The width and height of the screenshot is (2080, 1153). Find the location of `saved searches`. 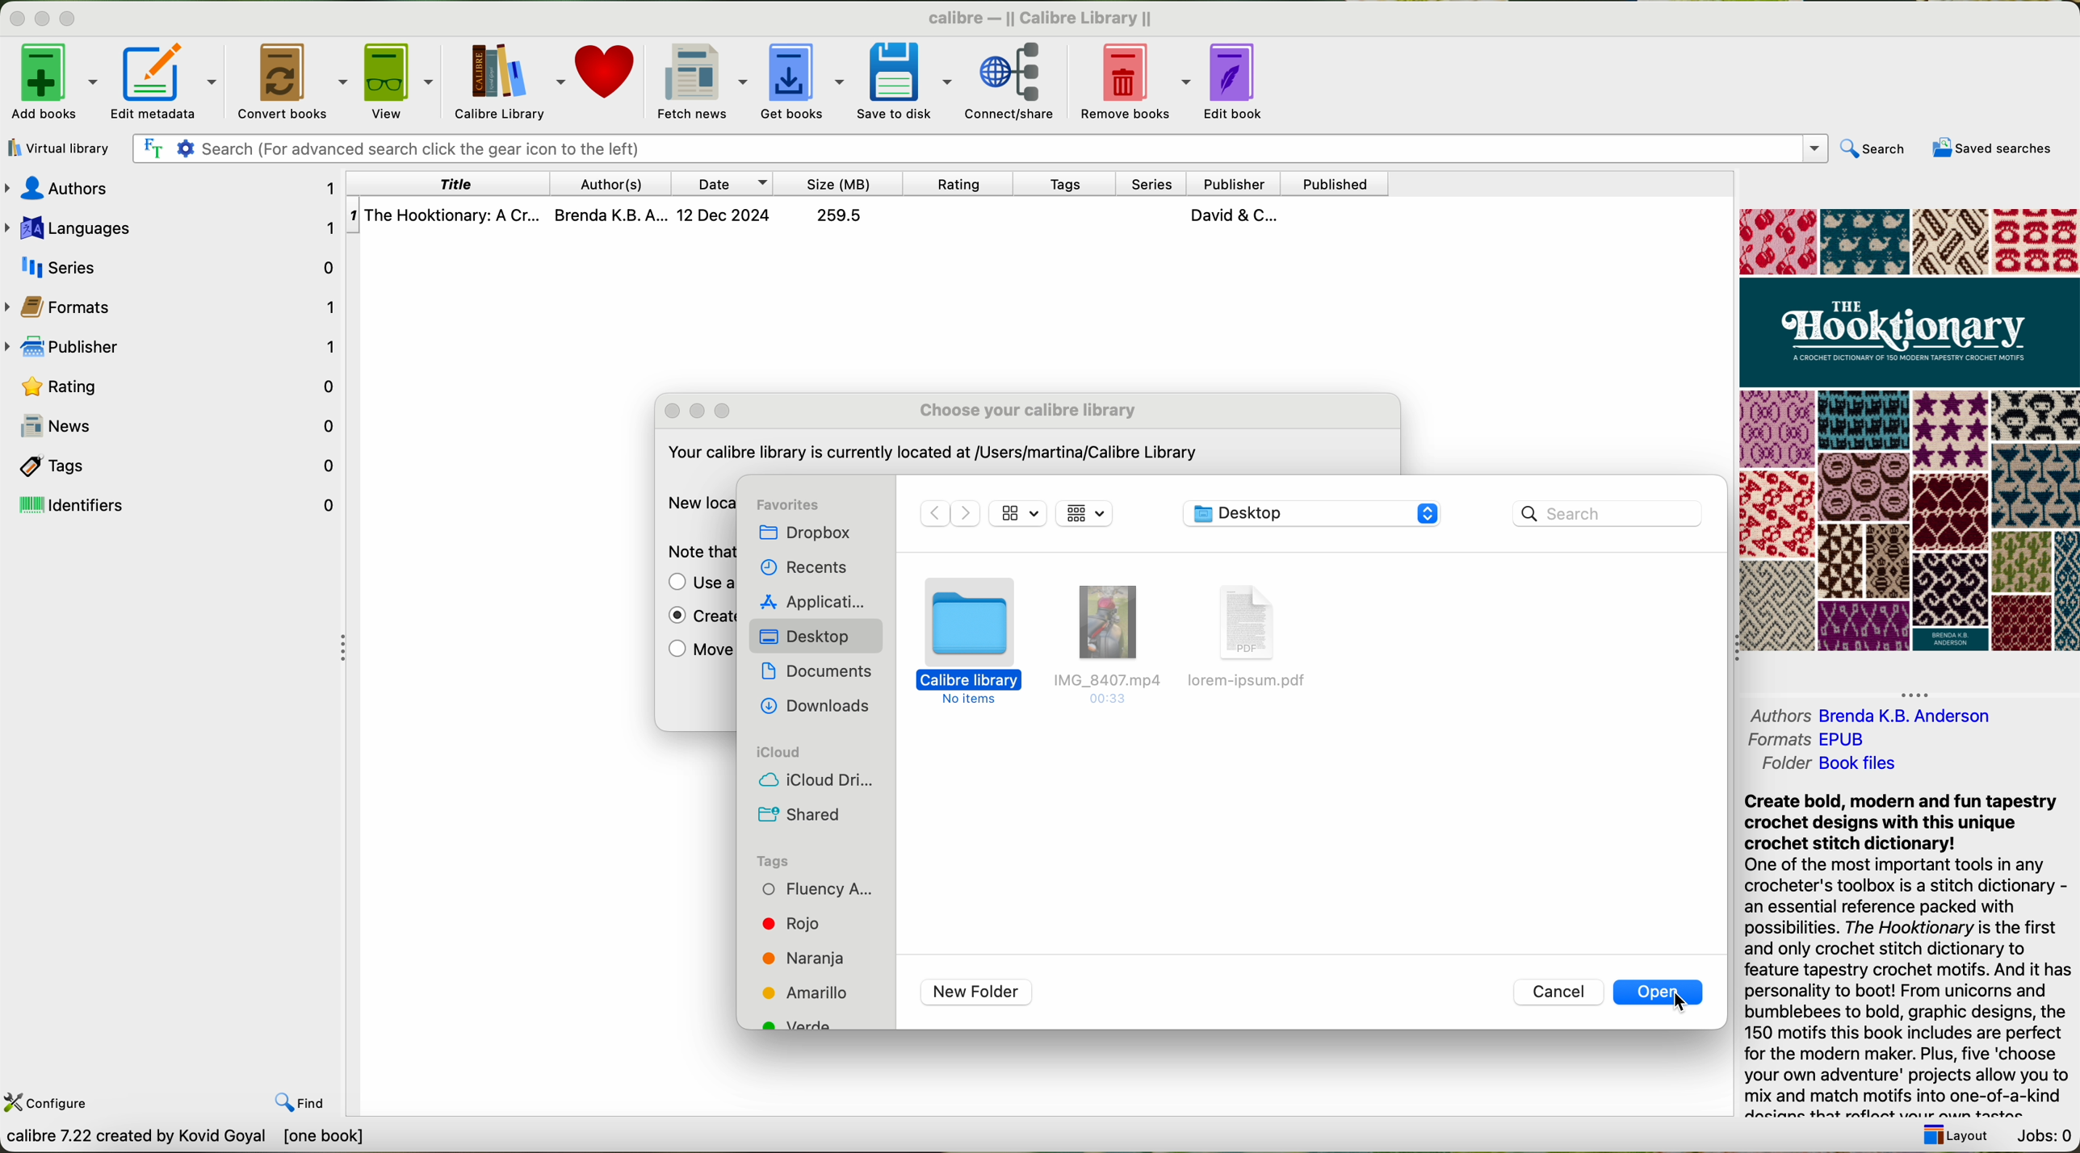

saved searches is located at coordinates (1990, 149).